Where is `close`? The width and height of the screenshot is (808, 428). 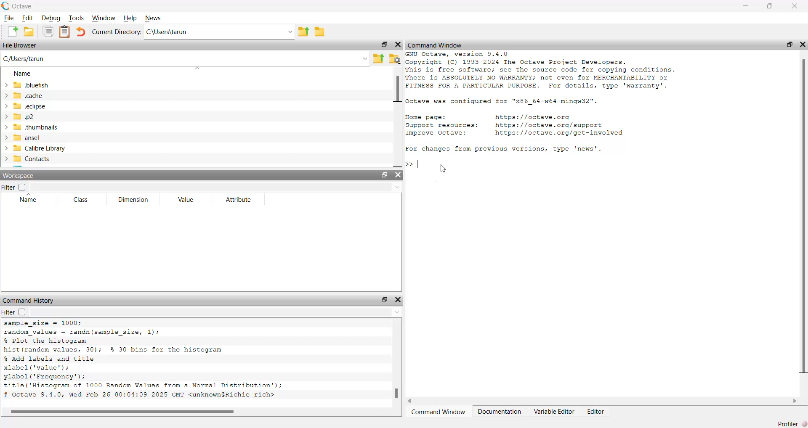 close is located at coordinates (803, 45).